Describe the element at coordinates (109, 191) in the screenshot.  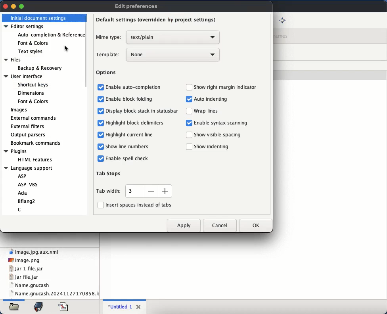
I see `tab width` at that location.